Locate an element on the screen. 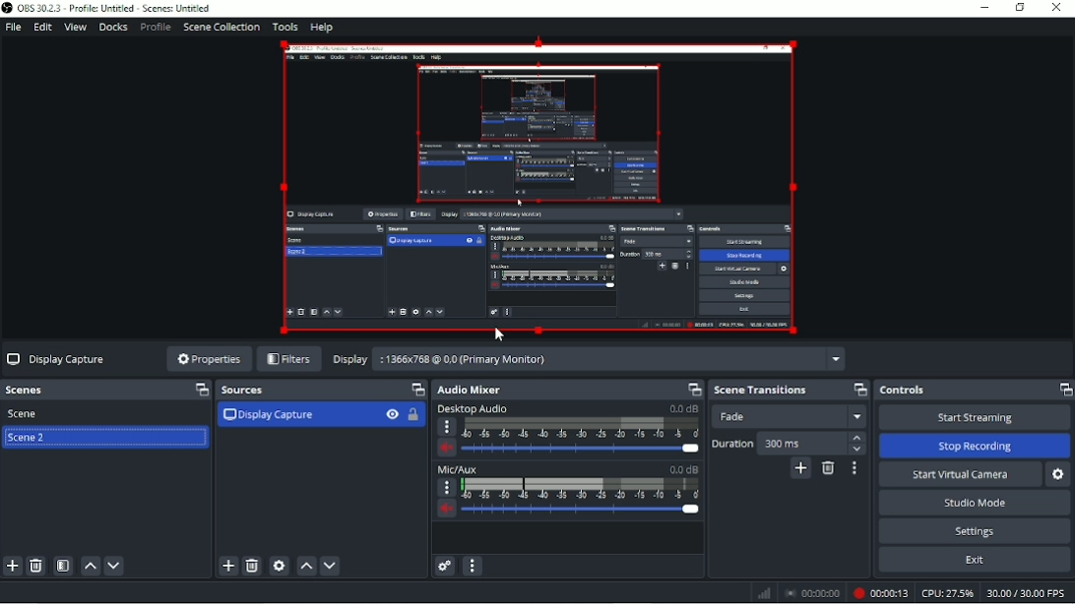 This screenshot has height=604, width=1075. Slider is located at coordinates (582, 450).